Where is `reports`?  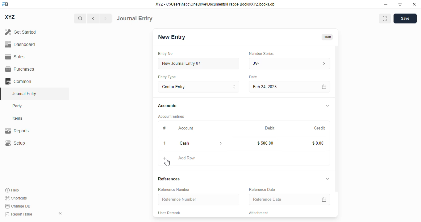 reports is located at coordinates (17, 130).